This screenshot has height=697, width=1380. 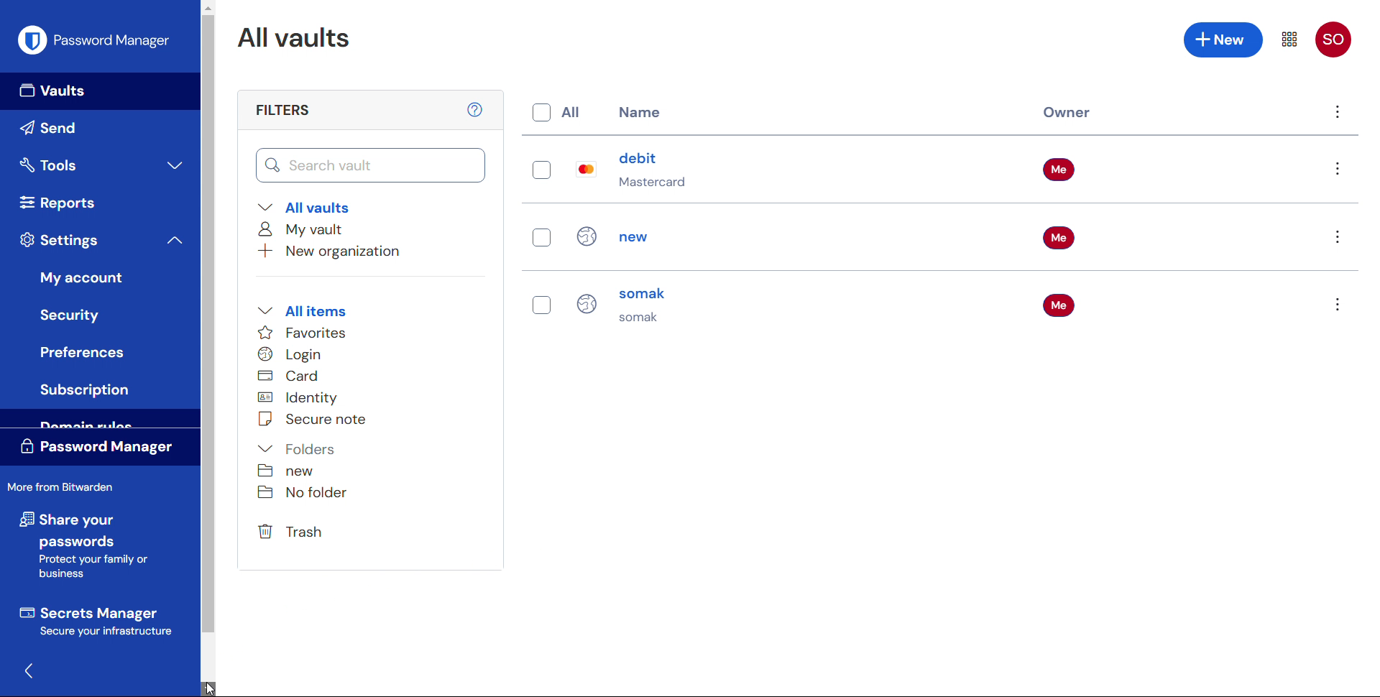 What do you see at coordinates (586, 241) in the screenshot?
I see `Icon for individual entries ` at bounding box center [586, 241].